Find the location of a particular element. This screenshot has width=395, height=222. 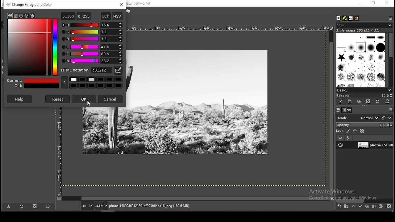

preview is located at coordinates (32, 83).